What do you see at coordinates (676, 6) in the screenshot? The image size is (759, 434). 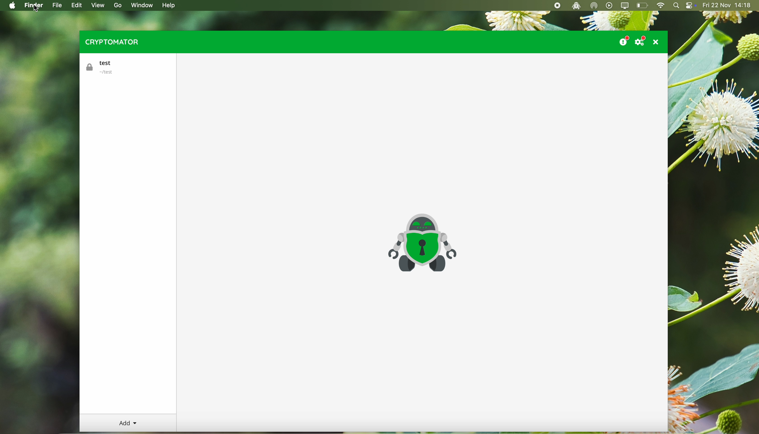 I see `spotlight search` at bounding box center [676, 6].